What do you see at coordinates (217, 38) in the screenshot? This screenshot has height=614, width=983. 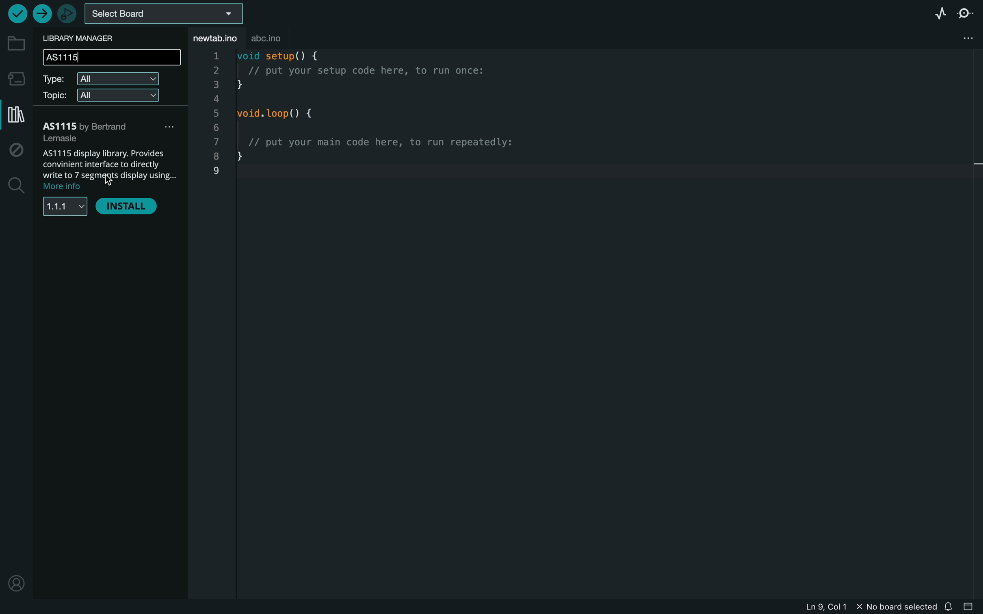 I see `file tab` at bounding box center [217, 38].